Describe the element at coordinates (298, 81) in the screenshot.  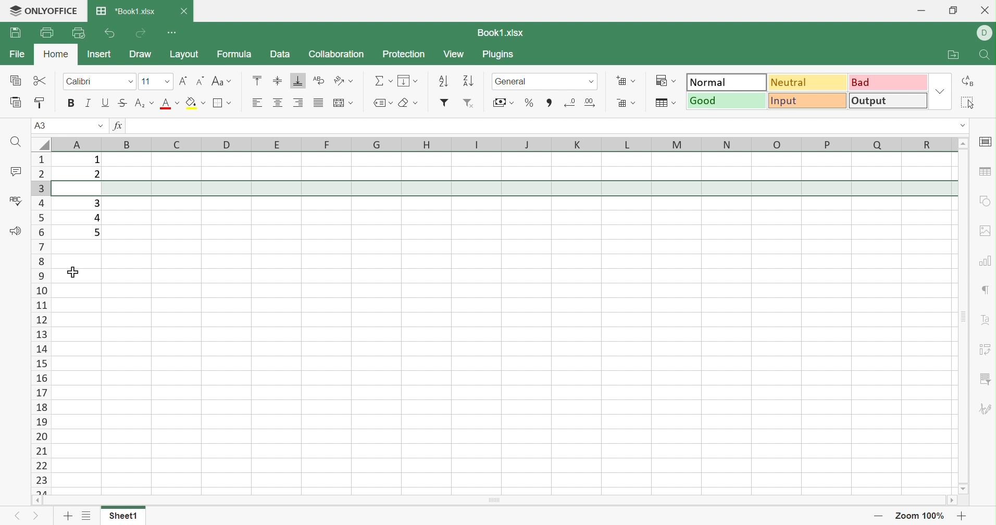
I see `Align Bottom` at that location.